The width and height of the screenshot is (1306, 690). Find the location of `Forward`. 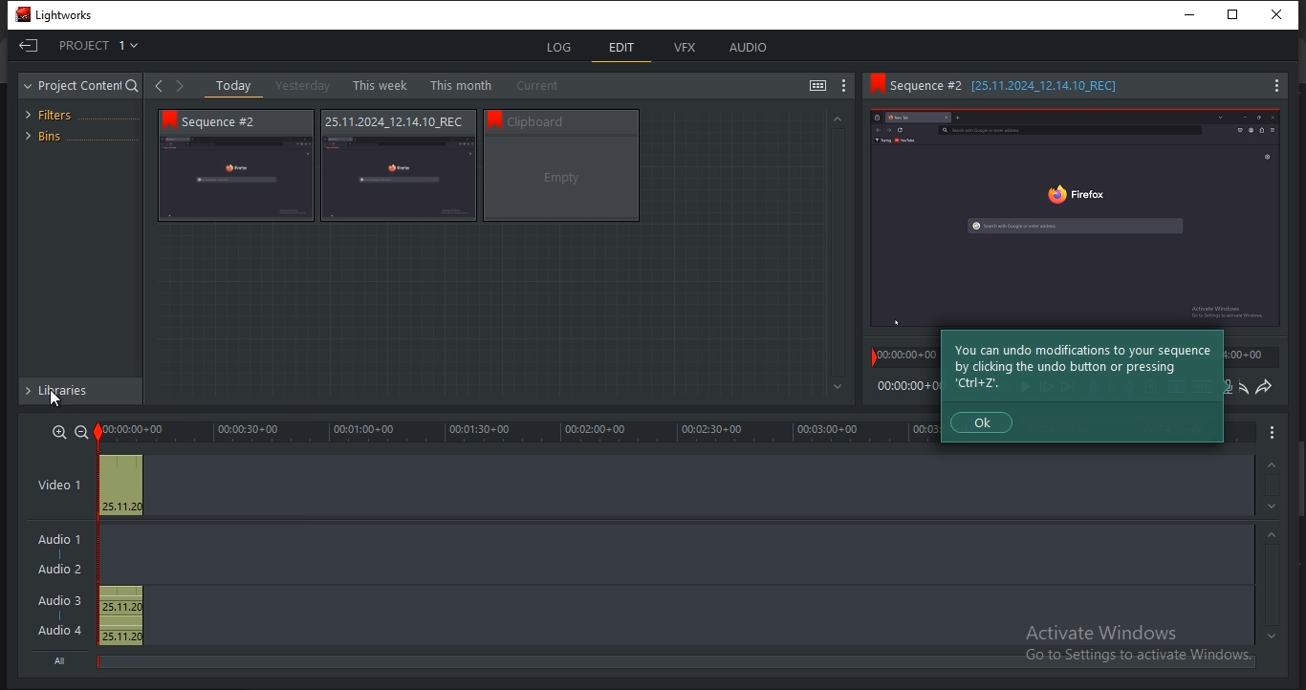

Forward is located at coordinates (178, 89).